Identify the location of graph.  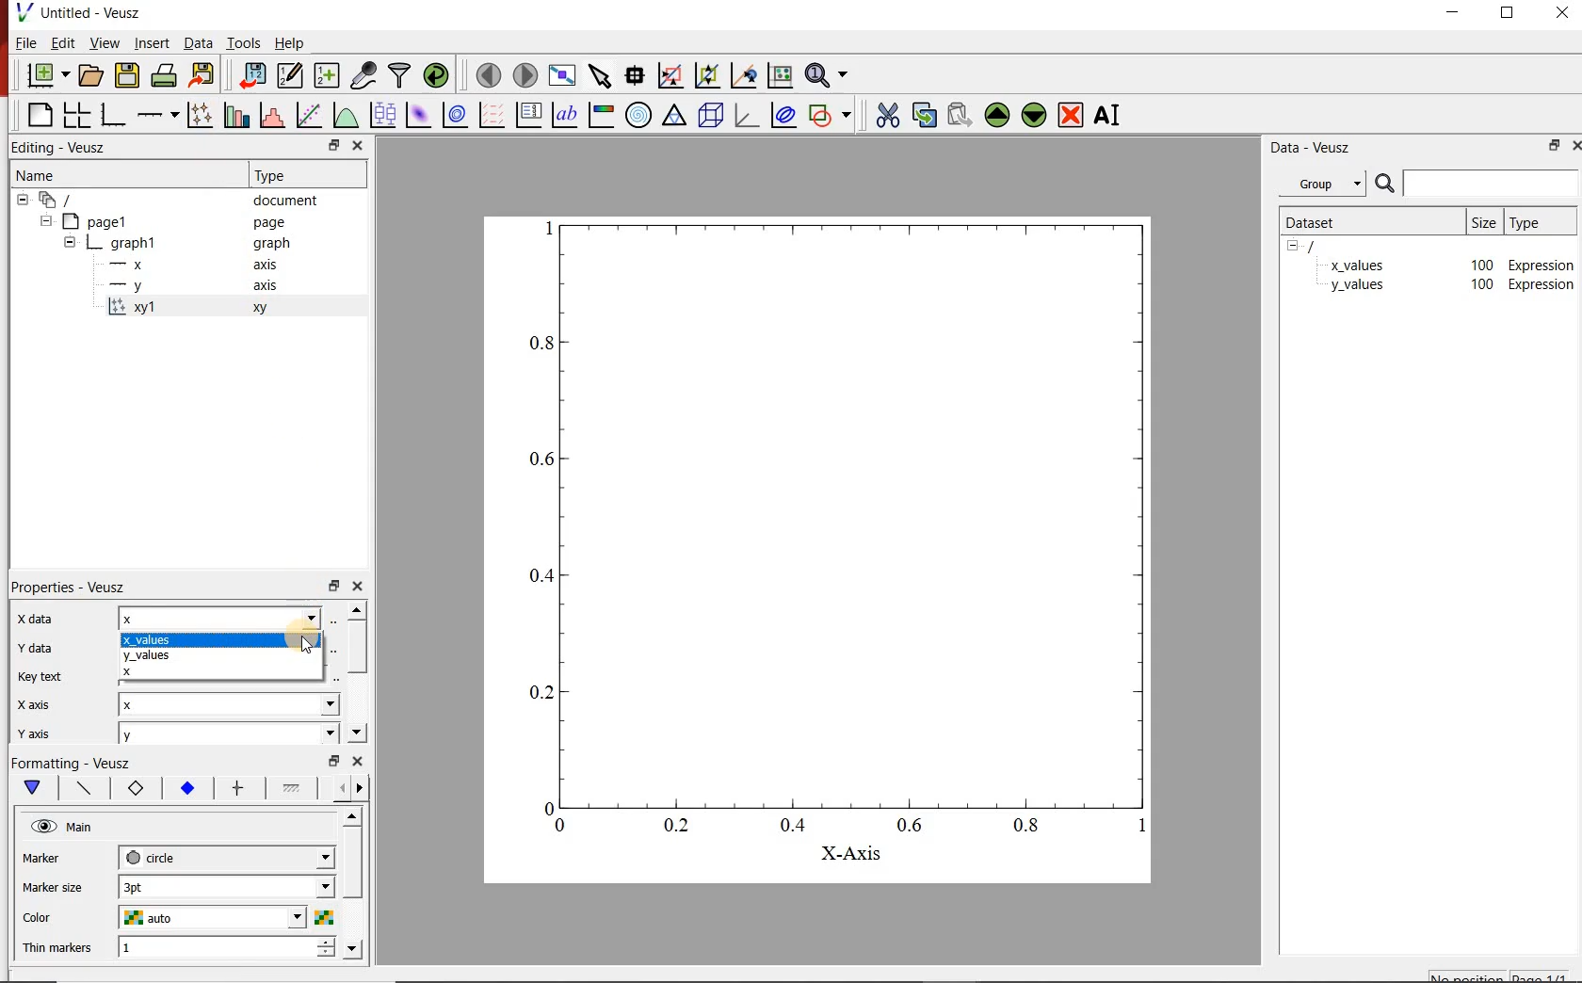
(270, 243).